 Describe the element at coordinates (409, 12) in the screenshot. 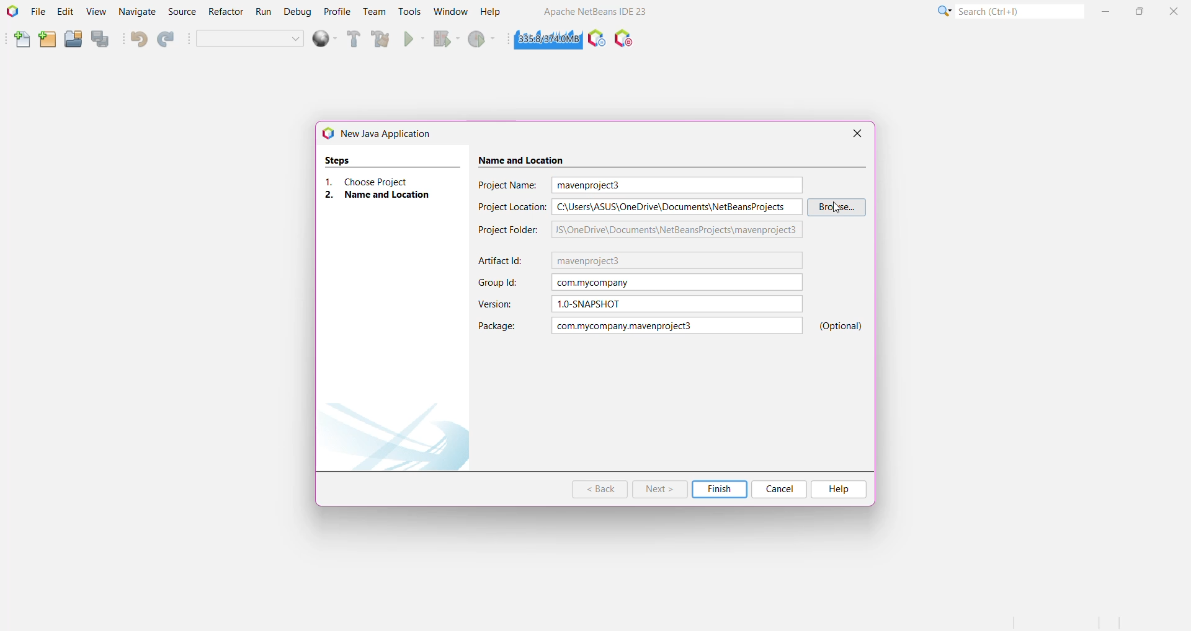

I see `Tools` at that location.